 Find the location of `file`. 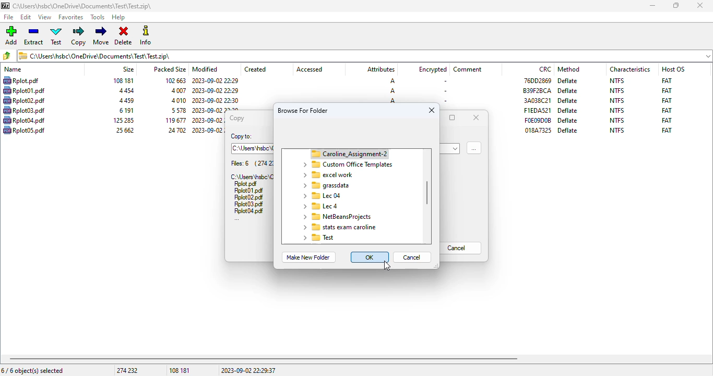

file is located at coordinates (249, 204).